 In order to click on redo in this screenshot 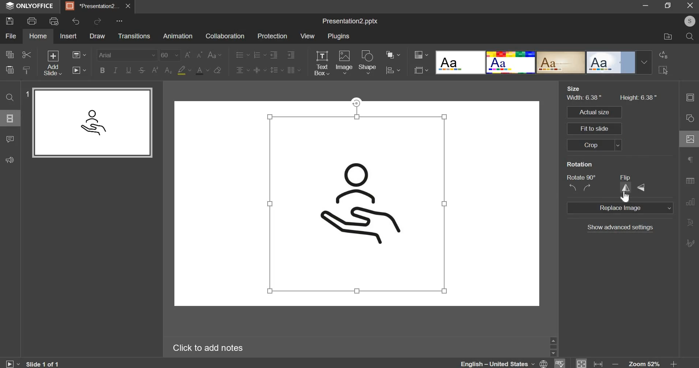, I will do `click(98, 21)`.